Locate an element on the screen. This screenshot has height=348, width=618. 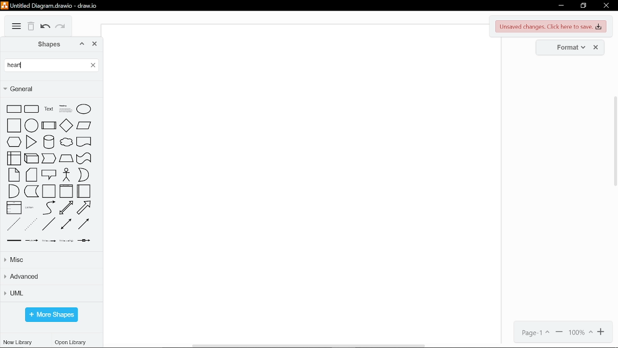
open library is located at coordinates (72, 343).